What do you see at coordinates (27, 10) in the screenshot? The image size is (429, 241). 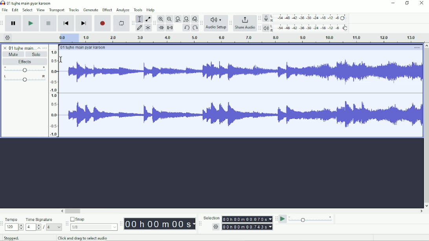 I see `Select` at bounding box center [27, 10].